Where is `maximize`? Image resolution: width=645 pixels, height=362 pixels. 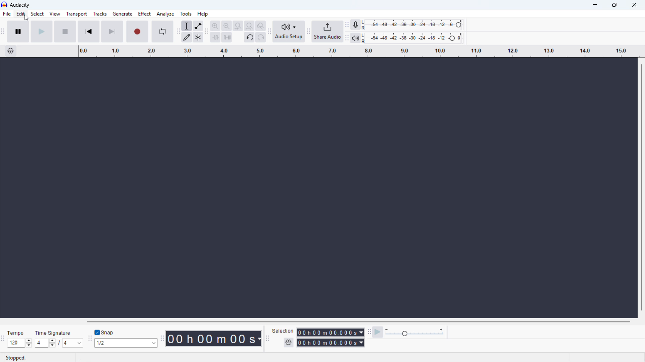
maximize is located at coordinates (614, 5).